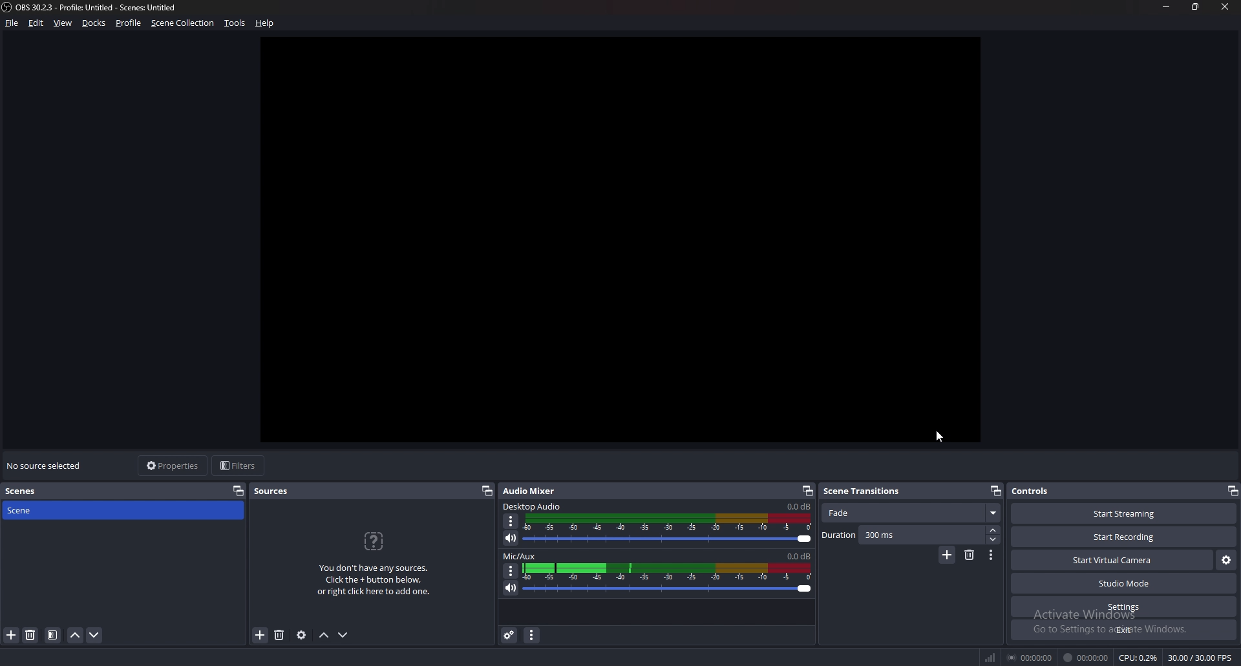  What do you see at coordinates (1225, 561) in the screenshot?
I see `virtual camera settings` at bounding box center [1225, 561].